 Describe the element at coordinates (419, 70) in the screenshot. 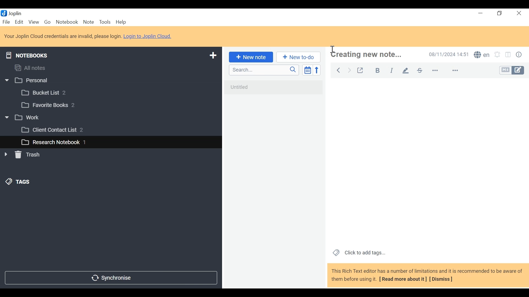

I see `strikethrough` at that location.